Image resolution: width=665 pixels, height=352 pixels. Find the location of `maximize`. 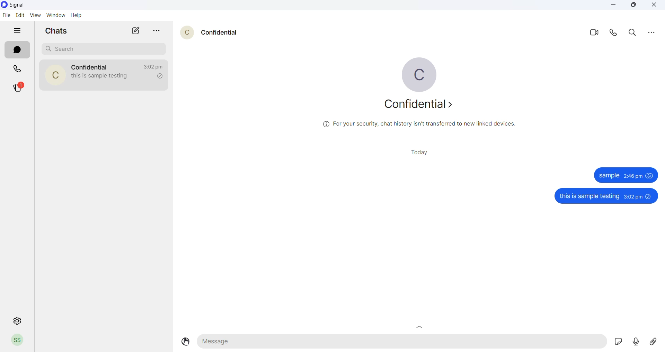

maximize is located at coordinates (632, 6).